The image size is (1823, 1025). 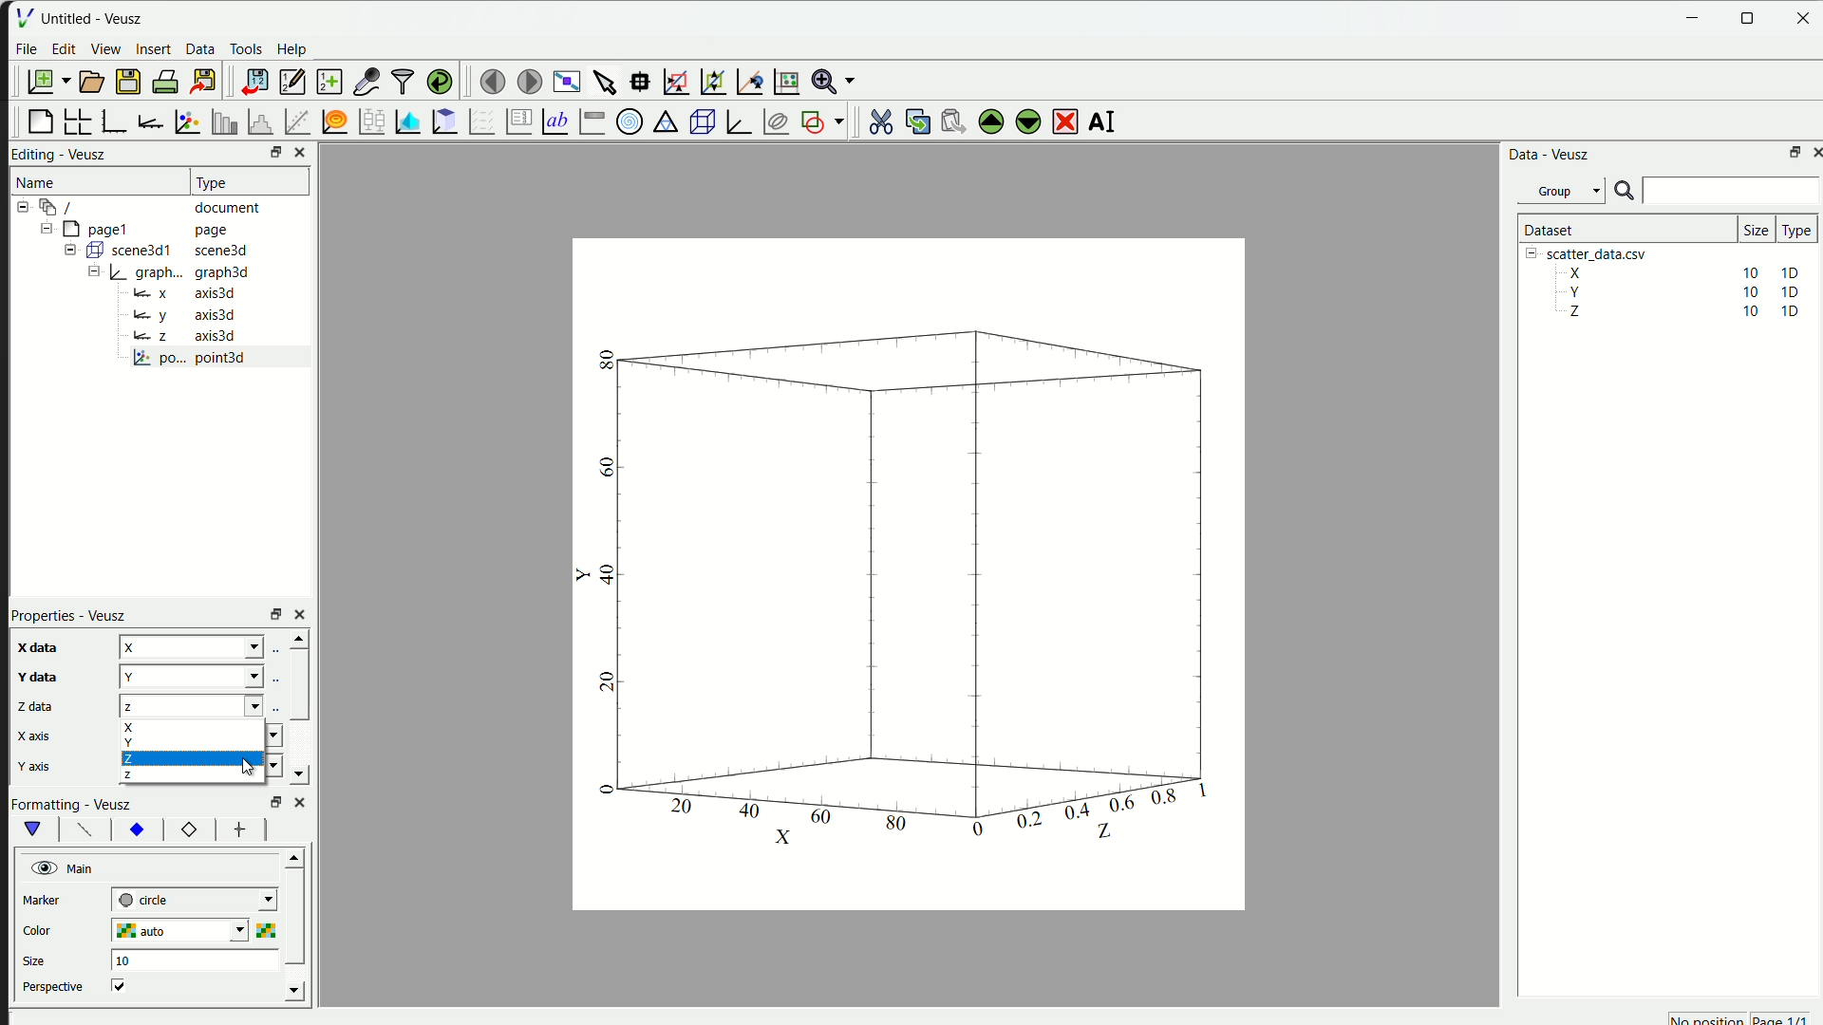 I want to click on Properties - Veusz, so click(x=69, y=614).